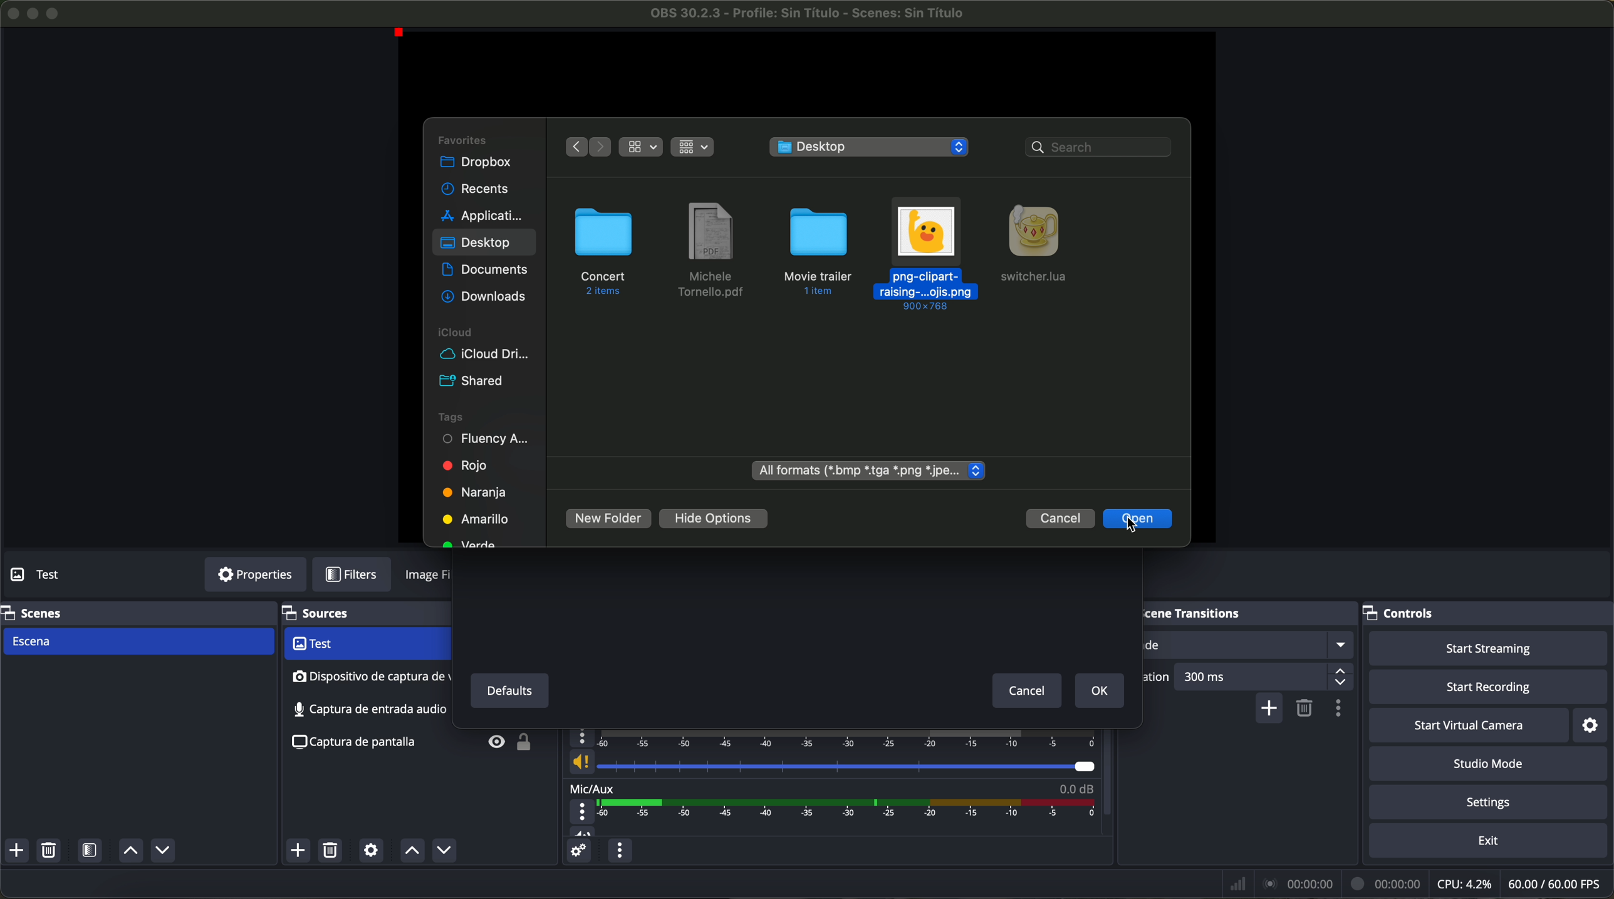 Image resolution: width=1614 pixels, height=899 pixels. I want to click on start recording, so click(1491, 688).